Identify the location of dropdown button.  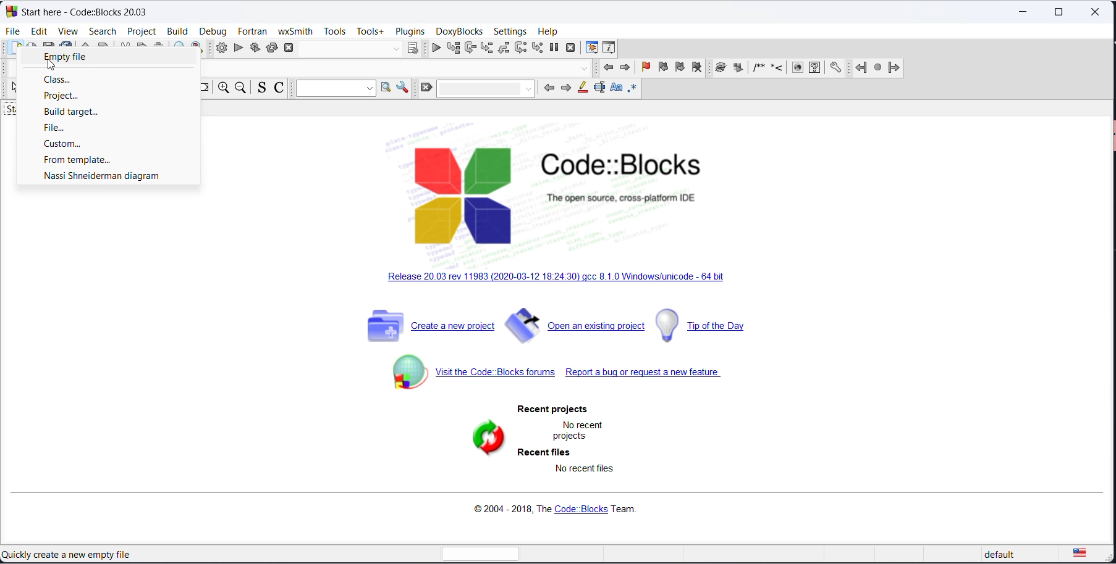
(586, 70).